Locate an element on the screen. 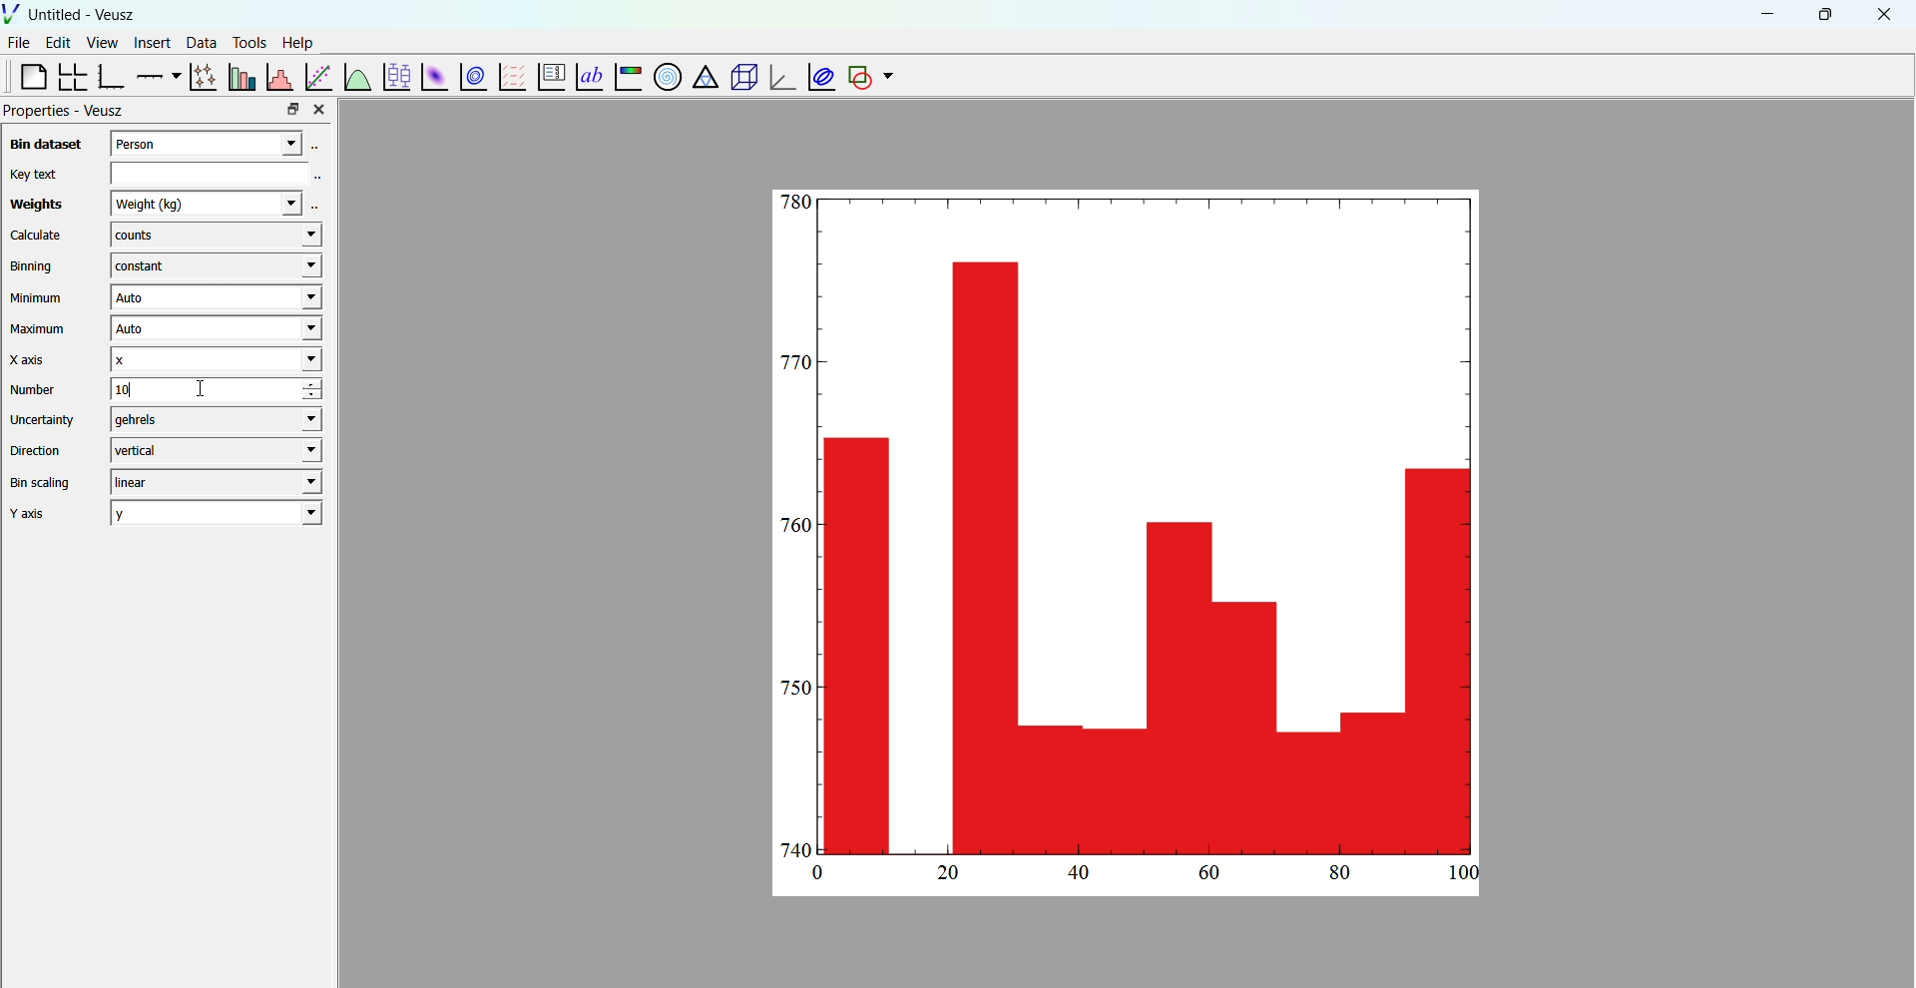 The height and width of the screenshot is (988, 1916). maximize property bar is located at coordinates (293, 110).